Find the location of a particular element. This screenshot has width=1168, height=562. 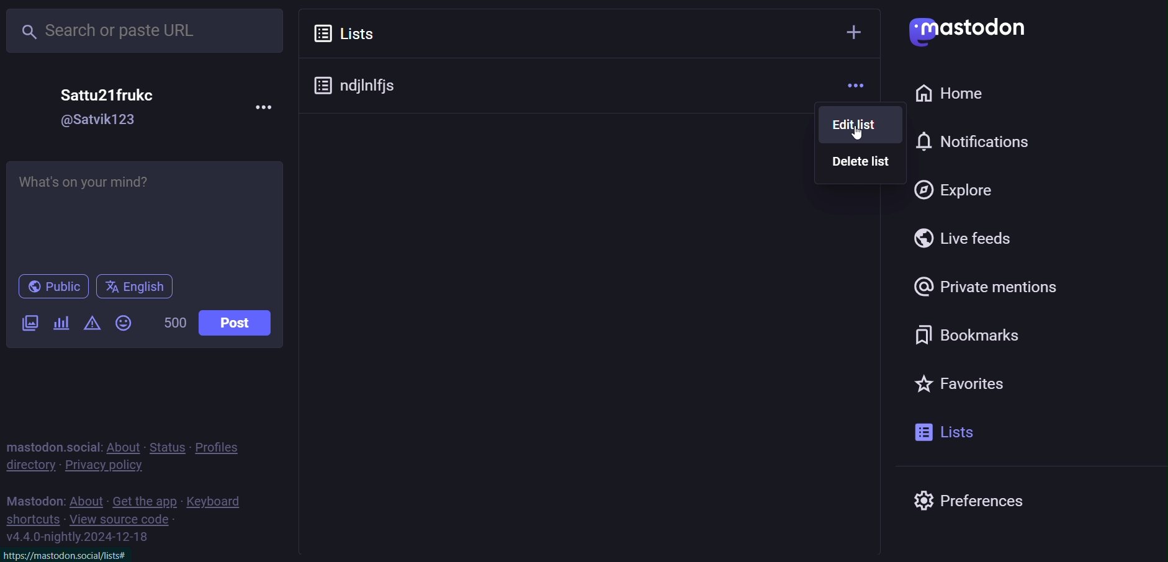

add is located at coordinates (853, 35).